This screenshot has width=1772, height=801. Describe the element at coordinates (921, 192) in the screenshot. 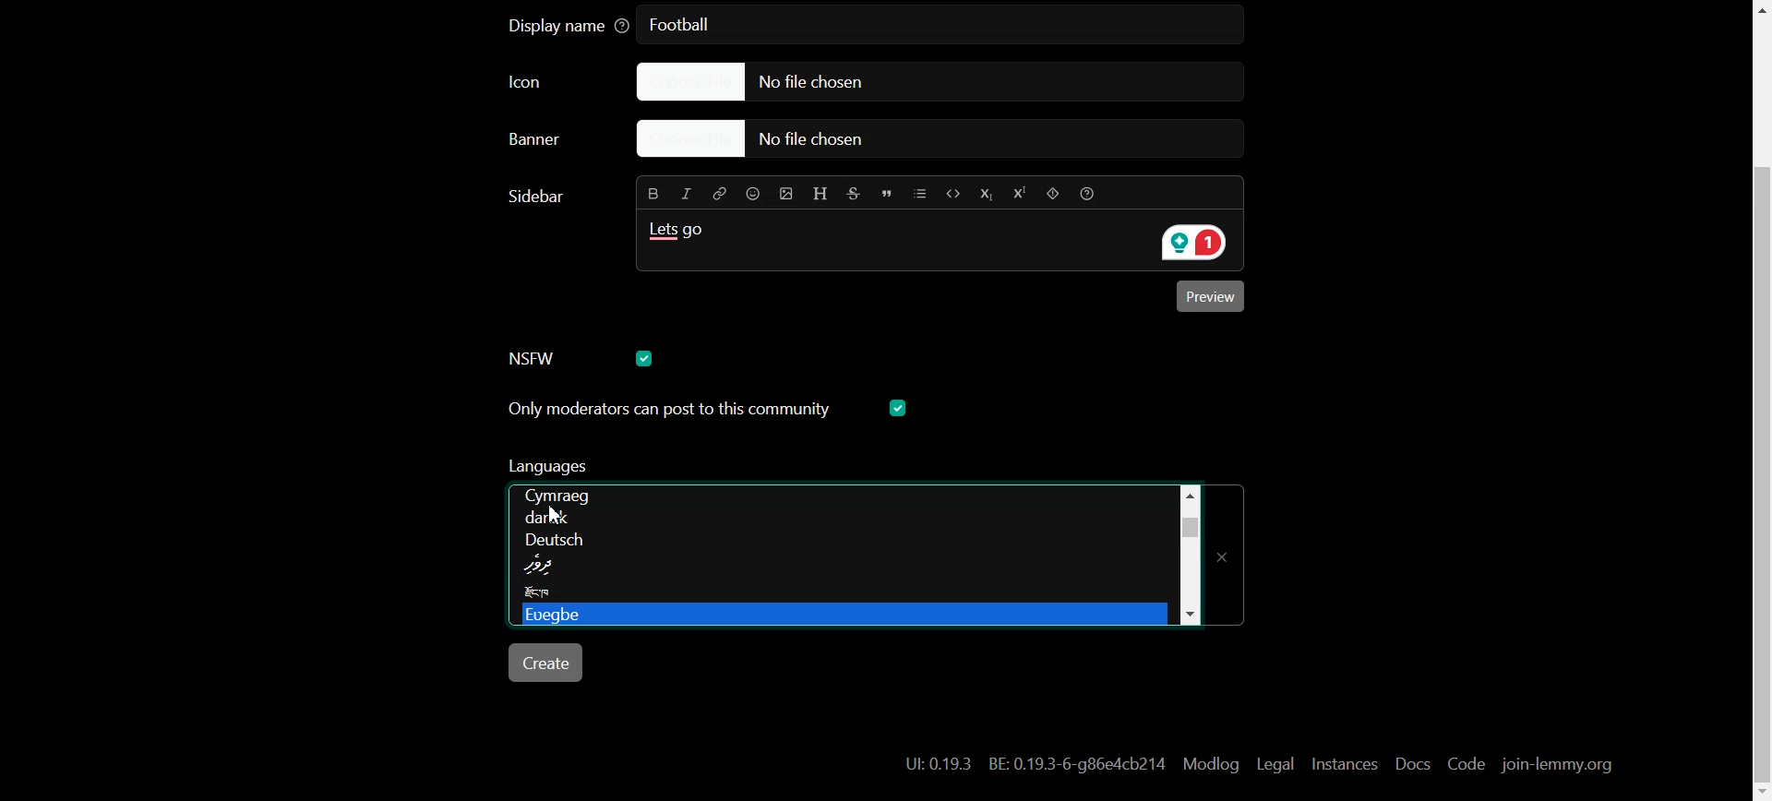

I see `List` at that location.